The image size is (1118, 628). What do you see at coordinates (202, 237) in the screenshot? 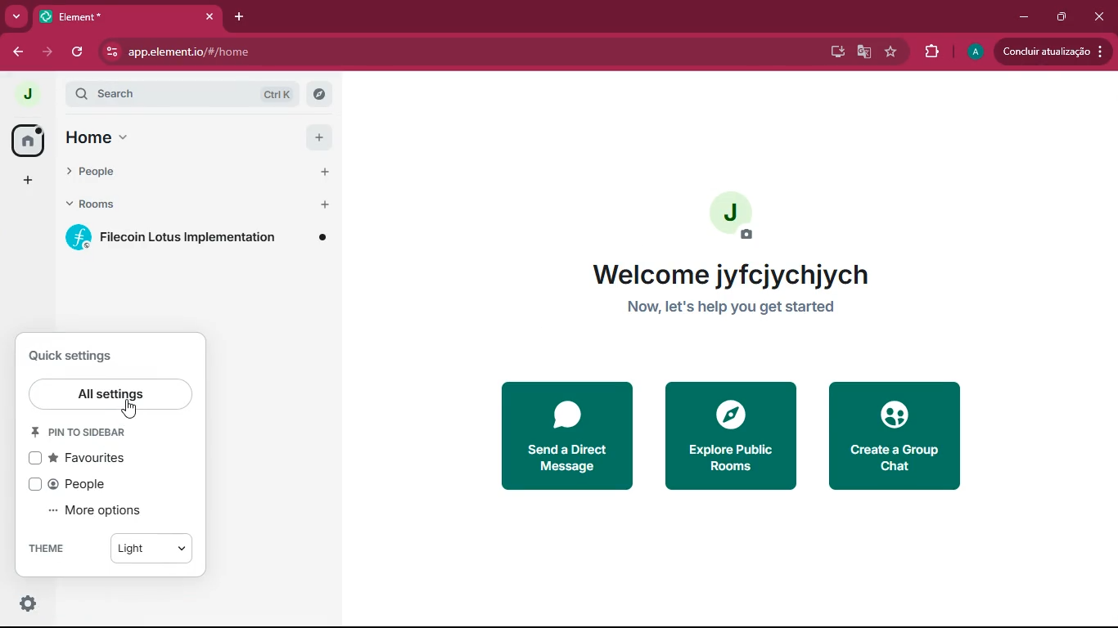
I see `filecoin lotus implementation ` at bounding box center [202, 237].